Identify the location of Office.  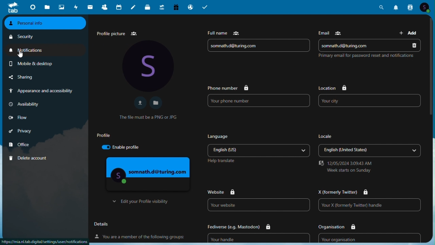
(22, 144).